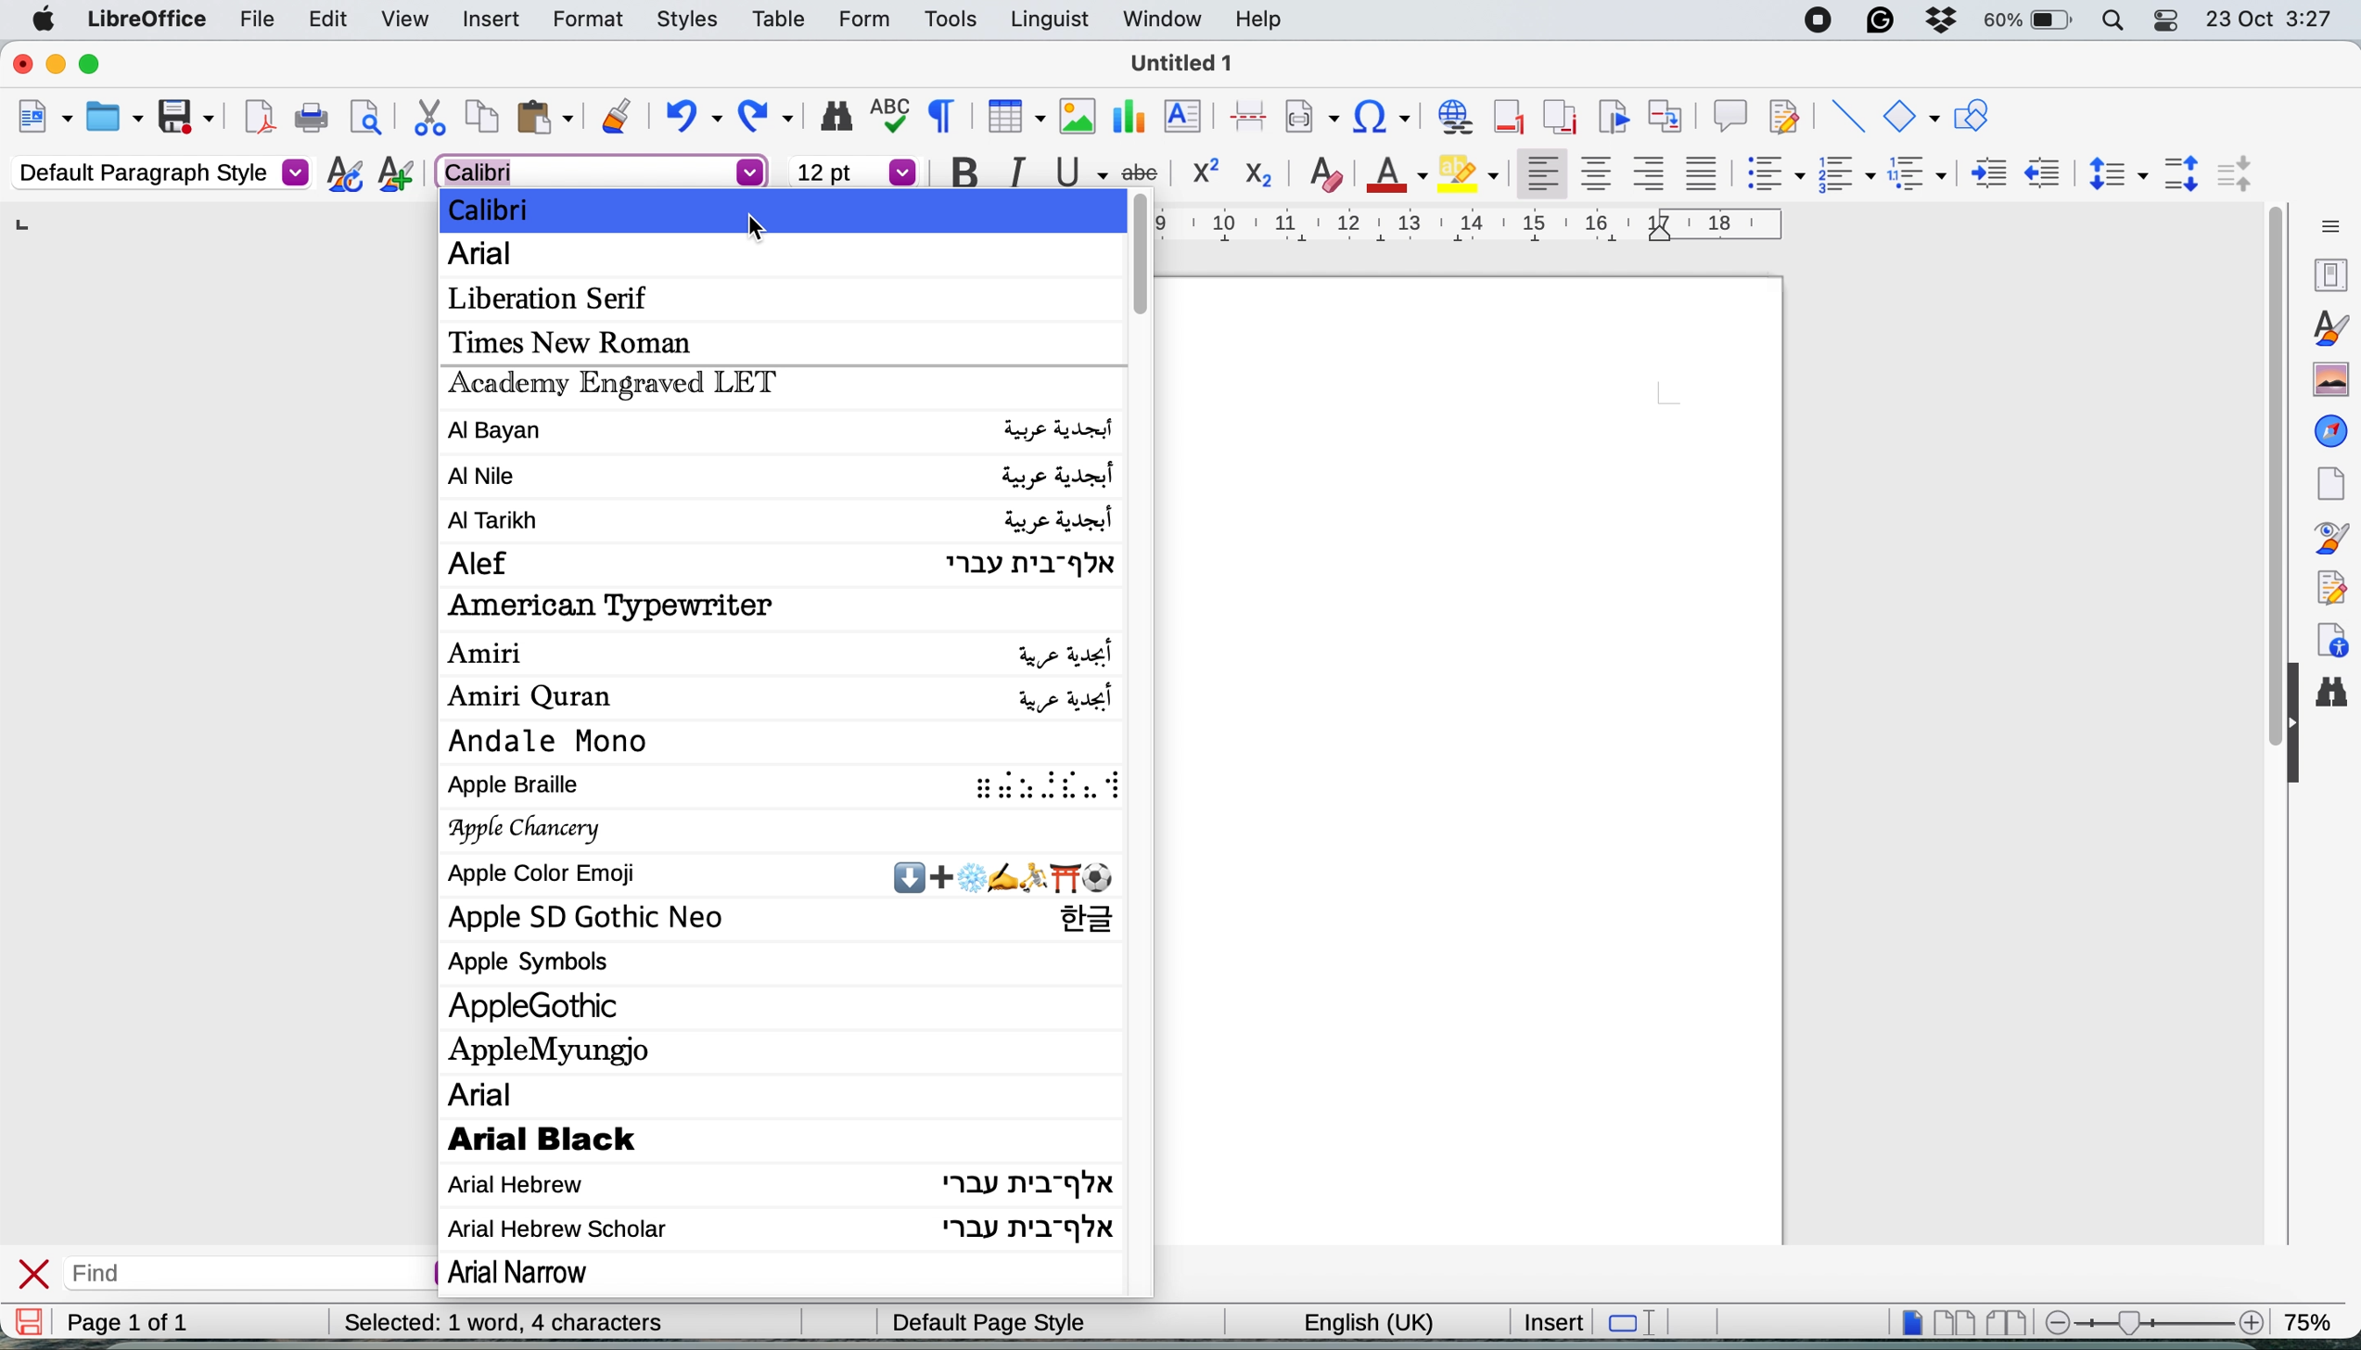 The image size is (2361, 1350). I want to click on set line spacing, so click(2114, 173).